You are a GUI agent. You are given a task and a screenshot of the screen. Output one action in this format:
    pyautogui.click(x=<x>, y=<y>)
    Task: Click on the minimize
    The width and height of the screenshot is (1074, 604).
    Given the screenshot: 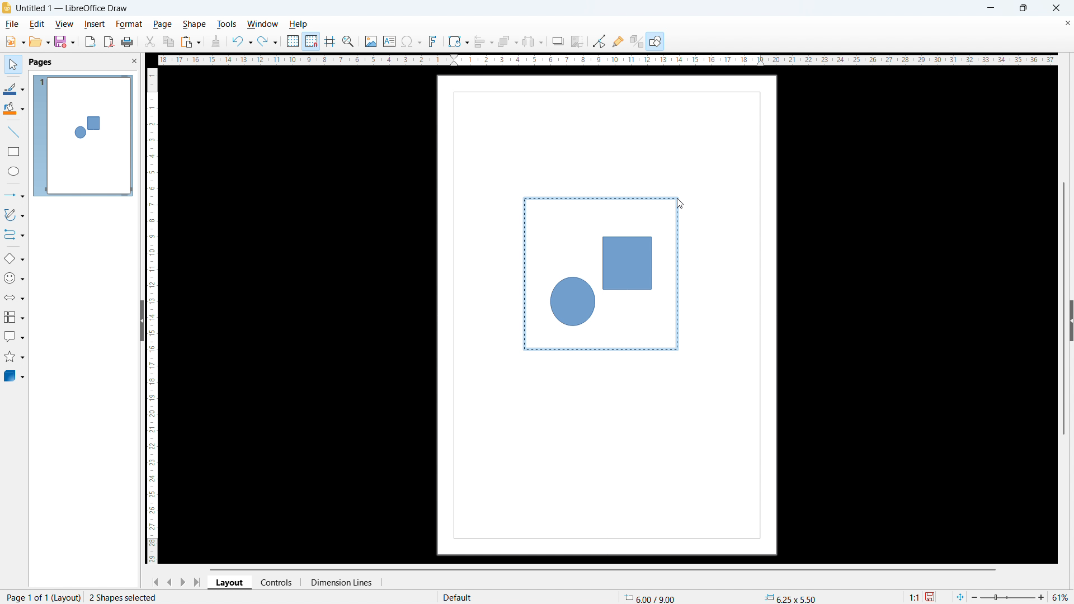 What is the action you would take?
    pyautogui.click(x=989, y=8)
    